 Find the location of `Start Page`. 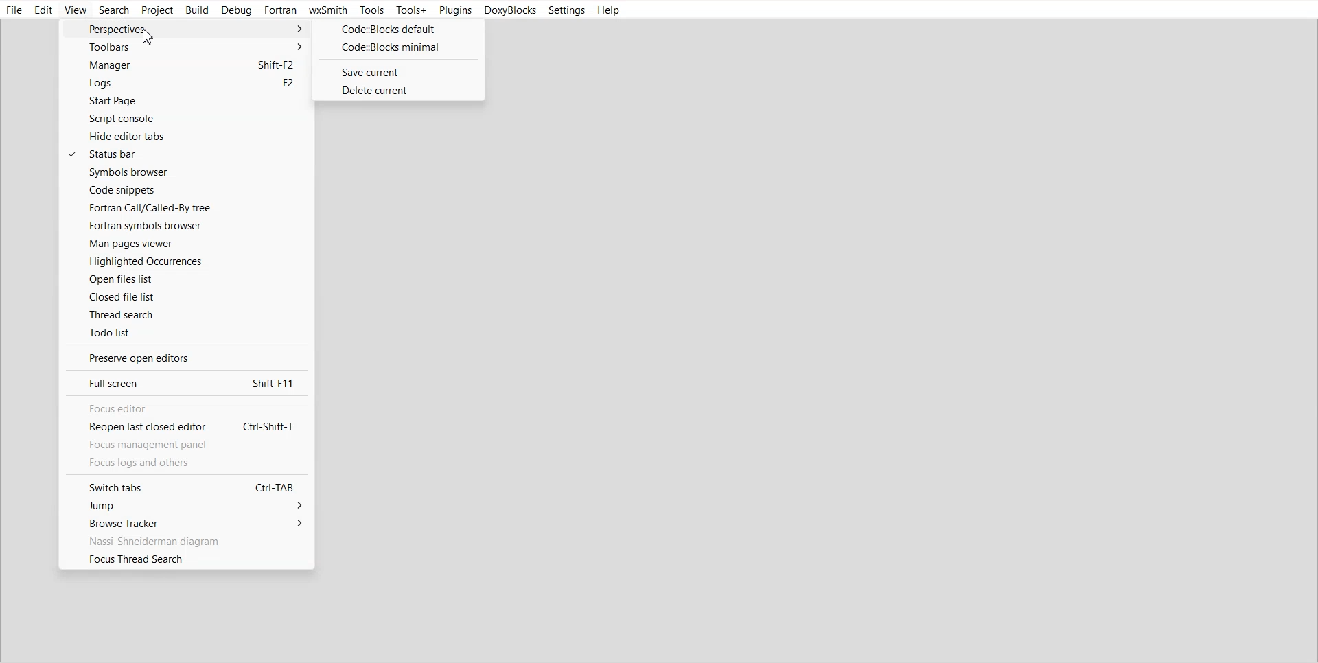

Start Page is located at coordinates (183, 102).